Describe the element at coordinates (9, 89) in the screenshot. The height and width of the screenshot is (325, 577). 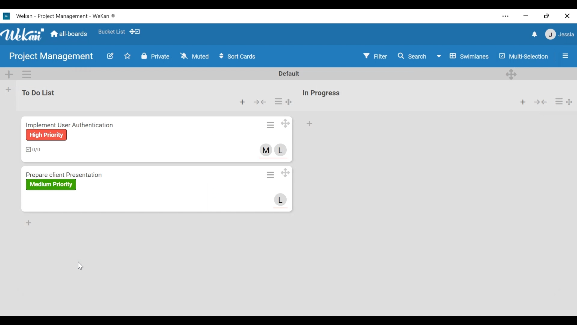
I see `Add card to the list` at that location.